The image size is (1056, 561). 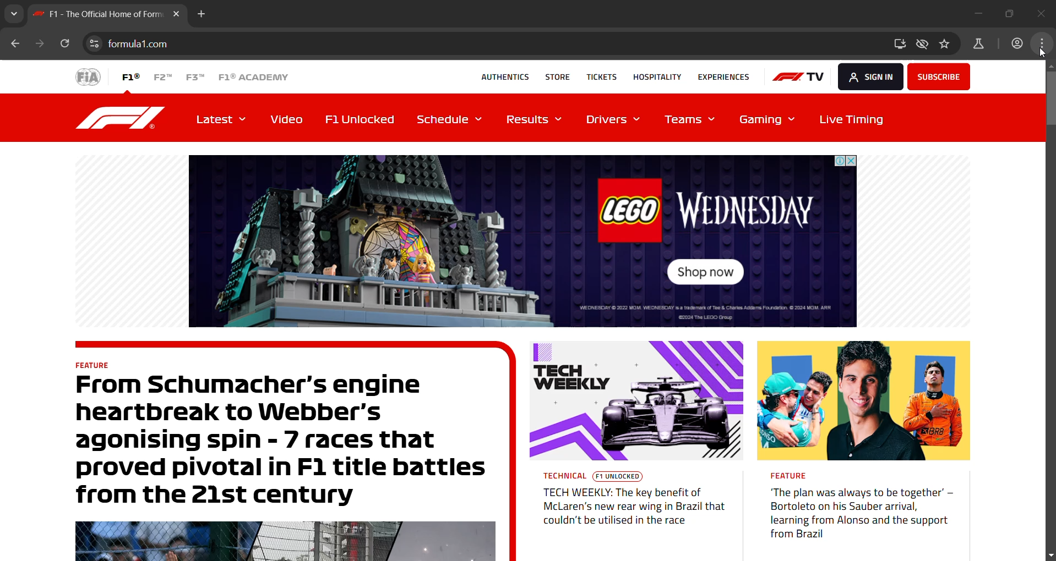 What do you see at coordinates (1010, 13) in the screenshot?
I see `maximize` at bounding box center [1010, 13].